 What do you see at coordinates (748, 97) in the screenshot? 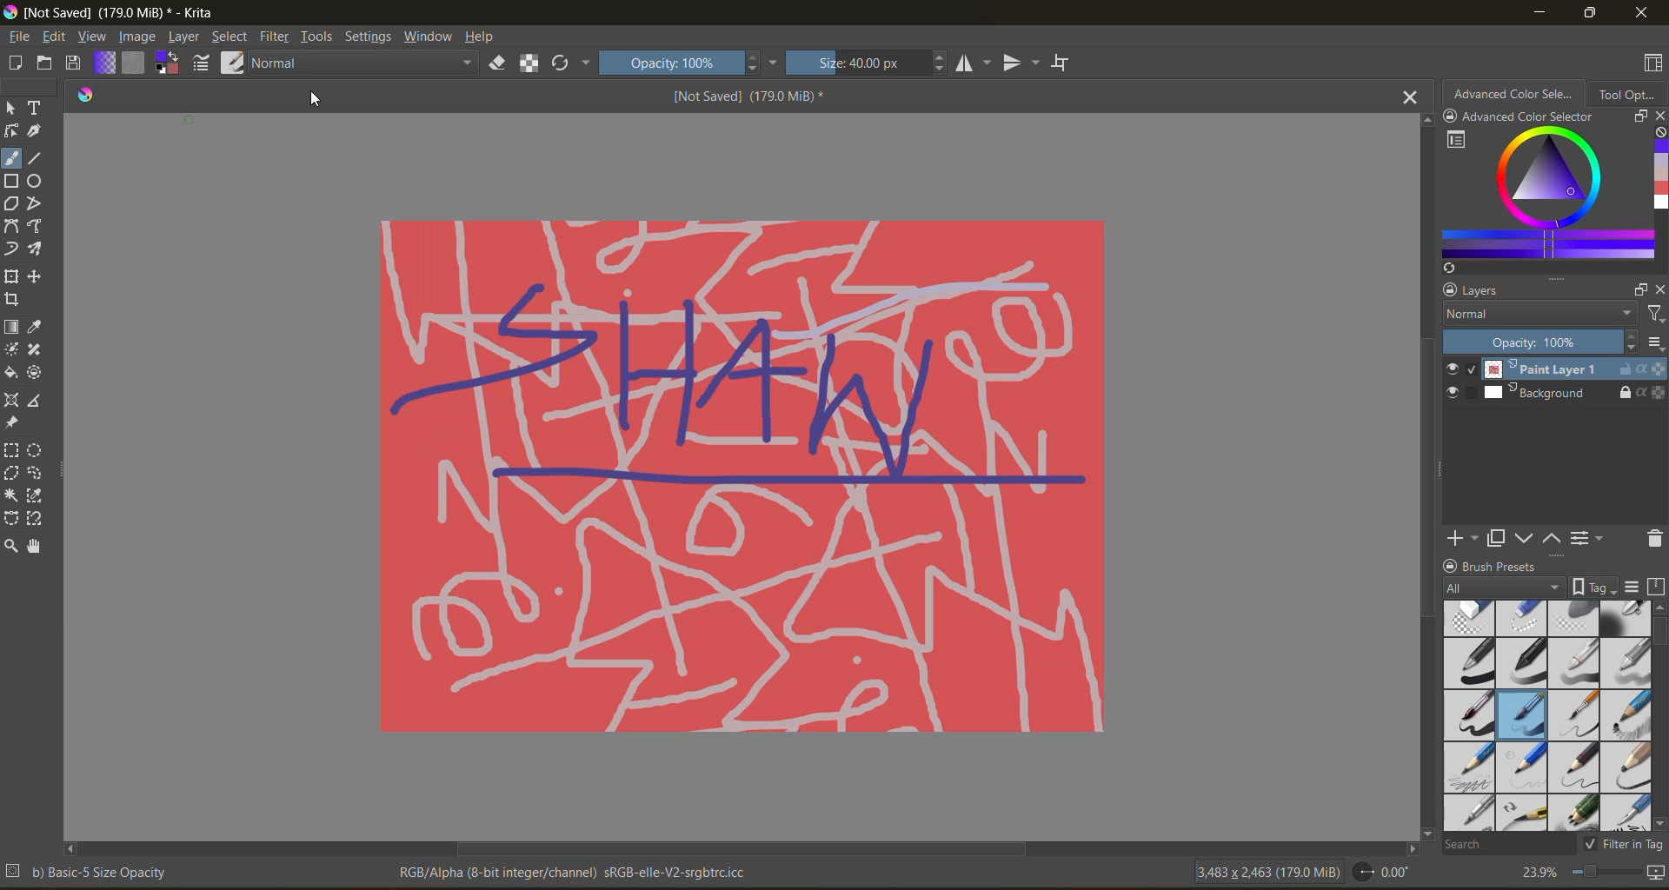
I see `[Not Saved] (179.0 MiB) *` at bounding box center [748, 97].